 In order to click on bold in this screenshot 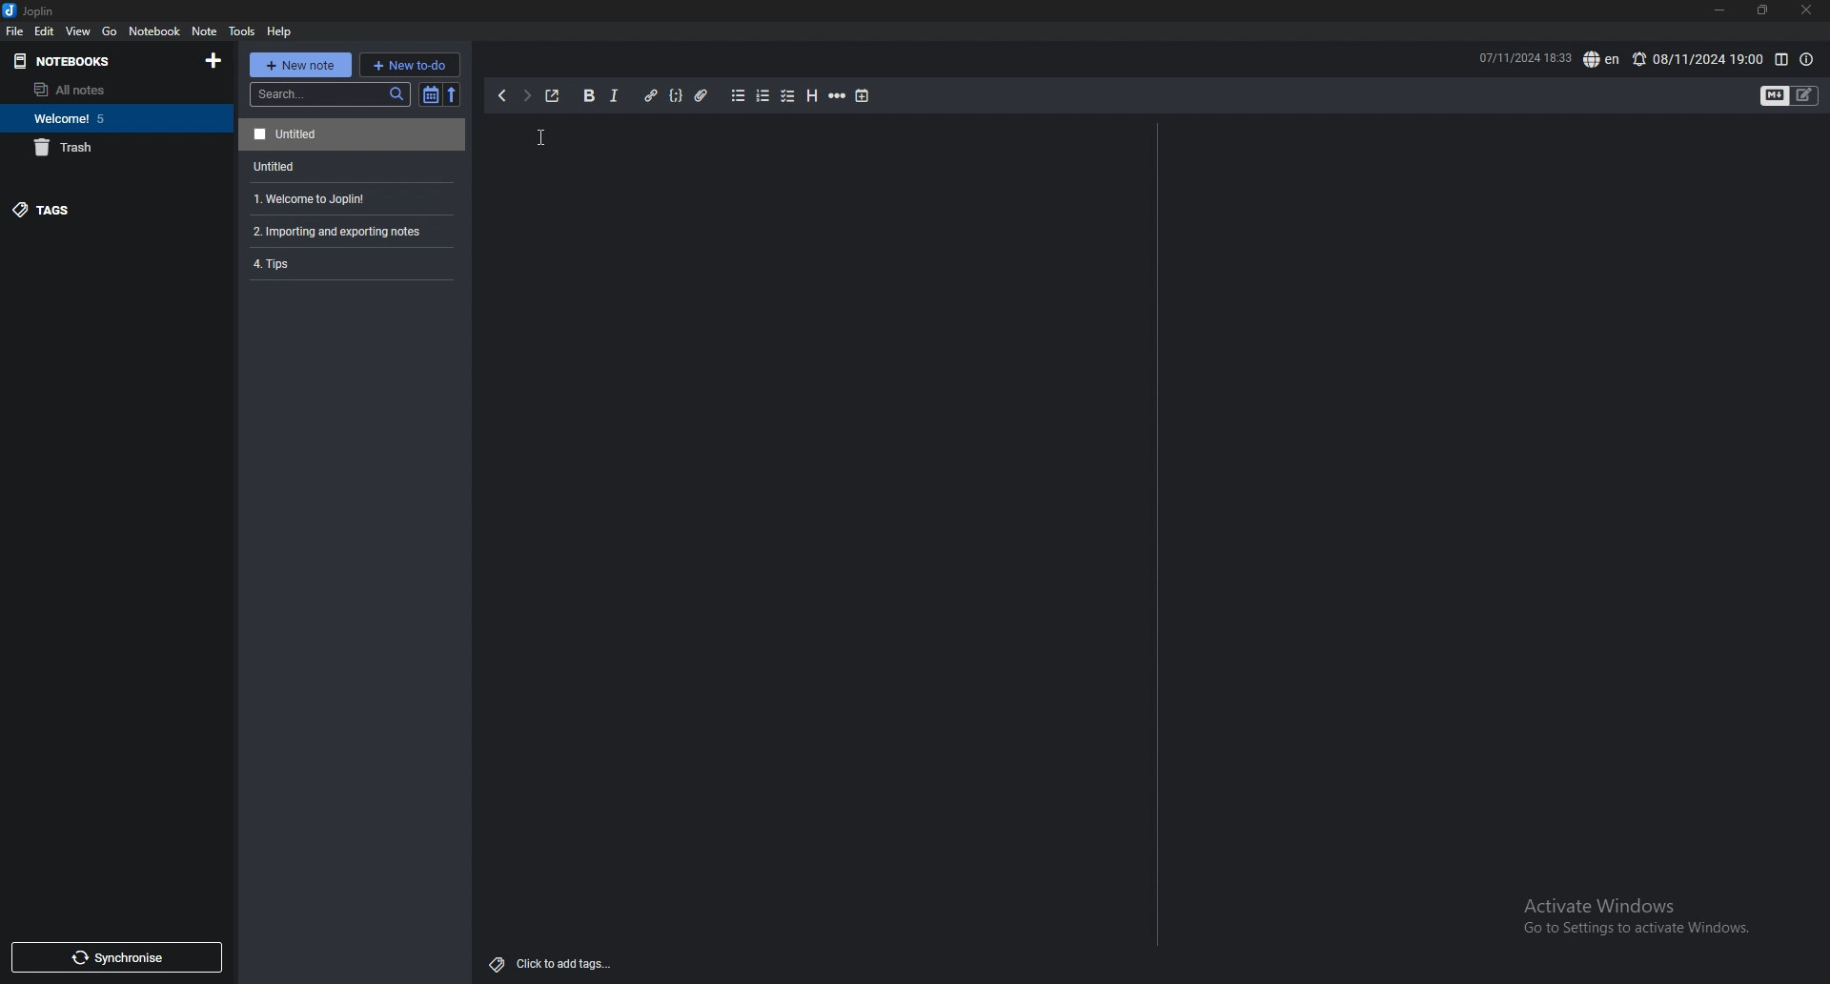, I will do `click(589, 96)`.